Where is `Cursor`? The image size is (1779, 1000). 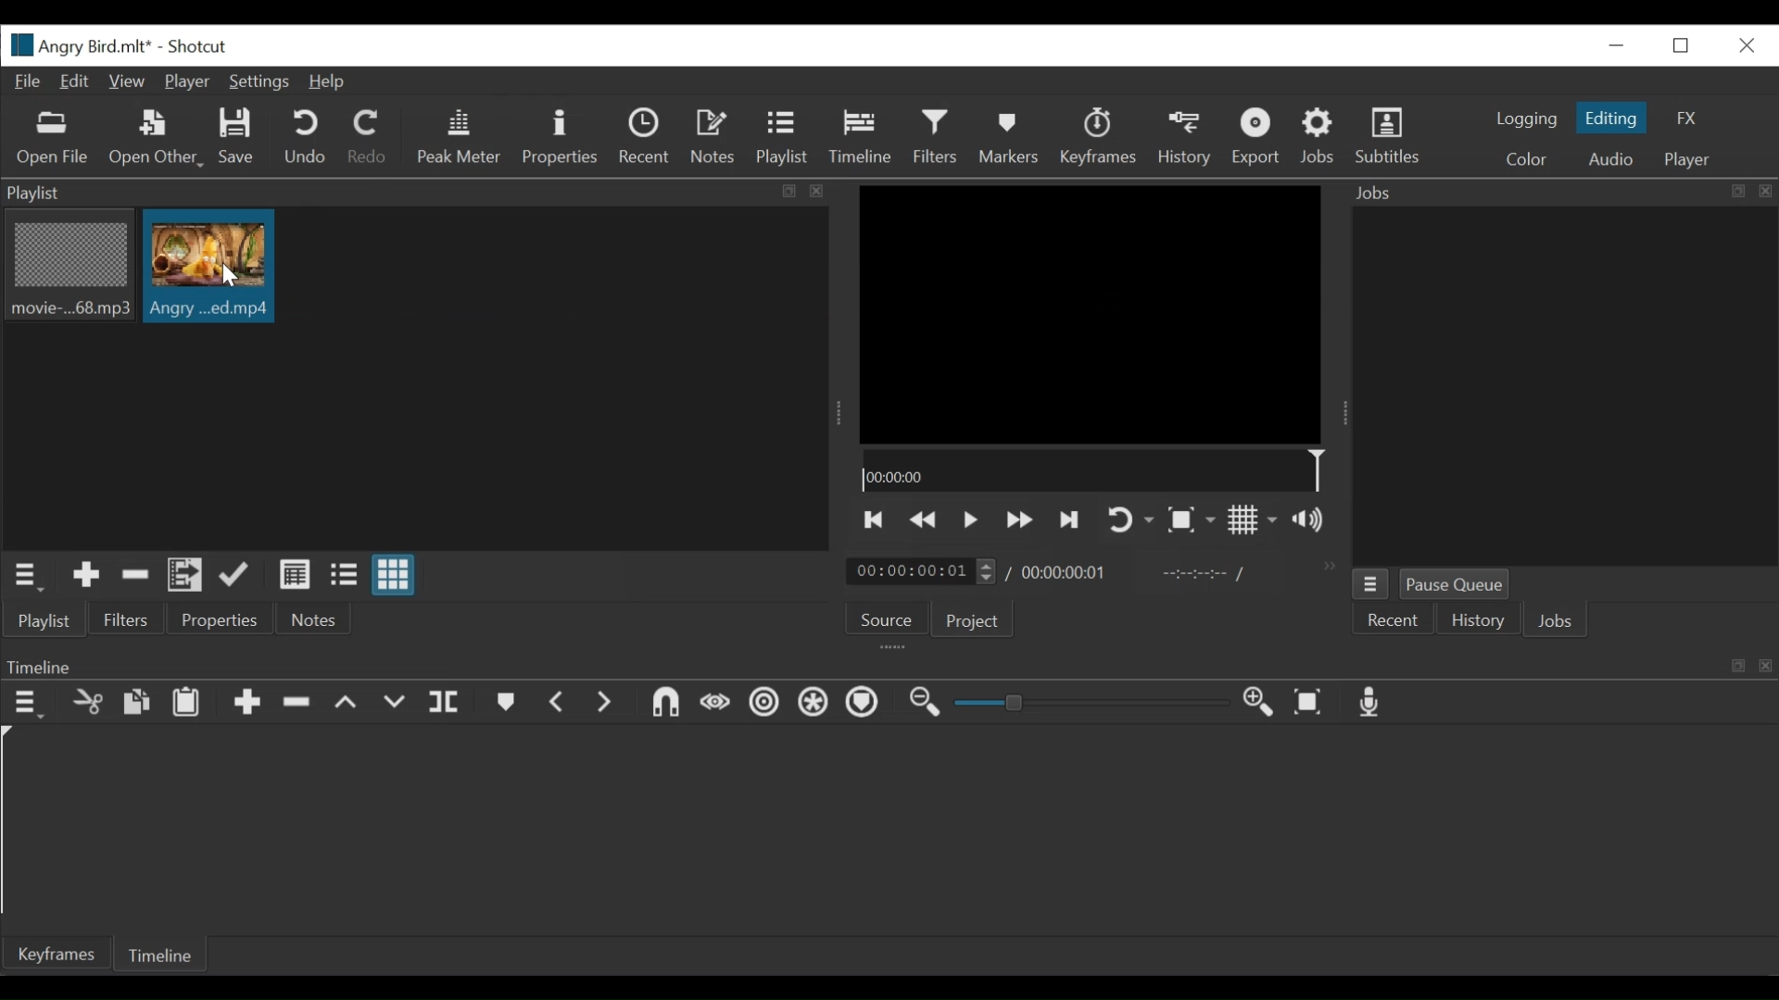
Cursor is located at coordinates (230, 278).